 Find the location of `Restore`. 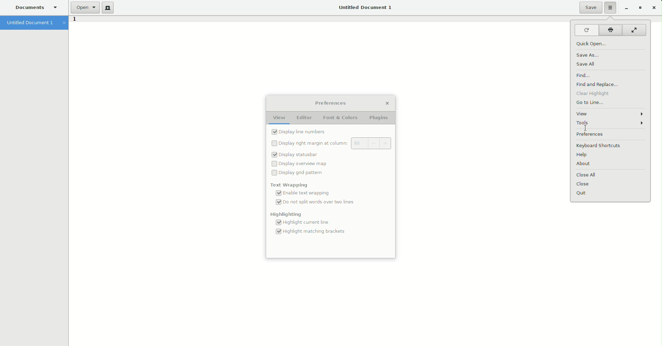

Restore is located at coordinates (624, 9).